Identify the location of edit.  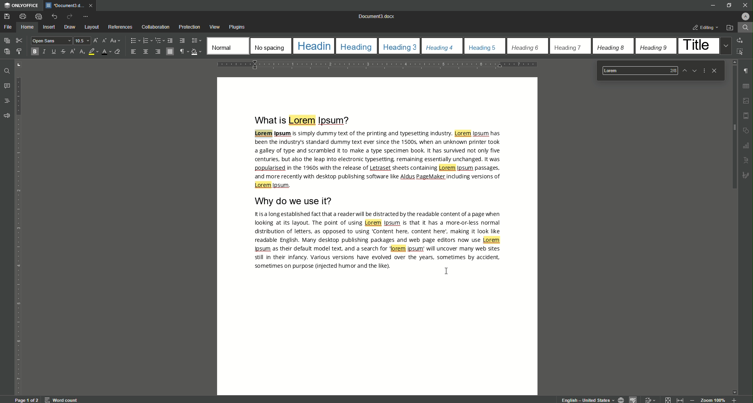
(650, 399).